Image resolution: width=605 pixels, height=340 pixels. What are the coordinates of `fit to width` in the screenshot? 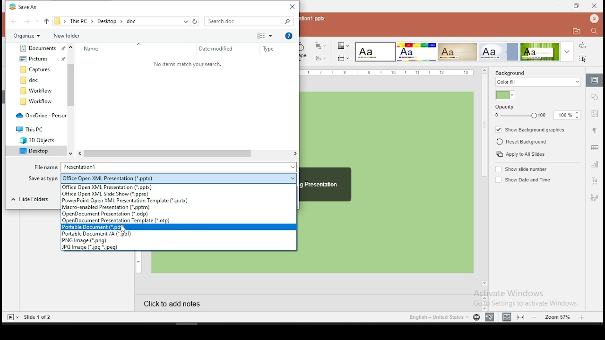 It's located at (522, 316).